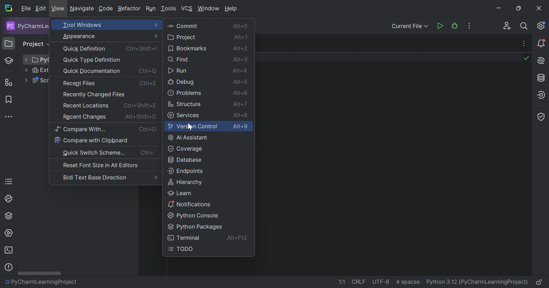 Image resolution: width=549 pixels, height=288 pixels. Describe the element at coordinates (179, 59) in the screenshot. I see `Find` at that location.